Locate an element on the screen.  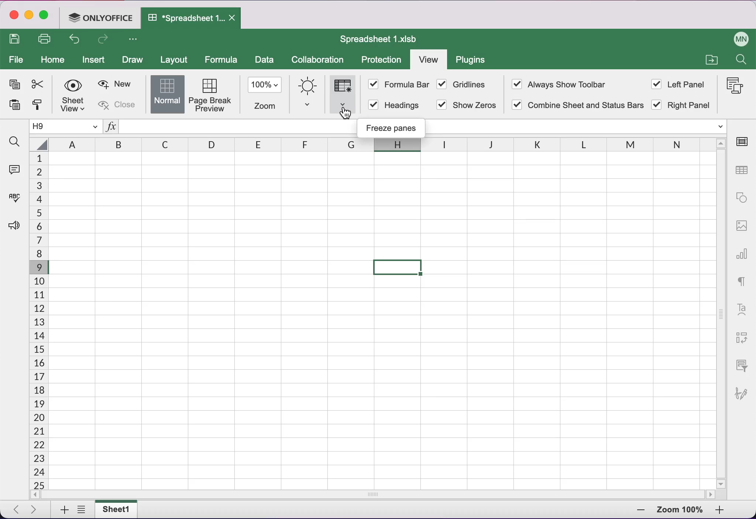
minimize is located at coordinates (29, 15).